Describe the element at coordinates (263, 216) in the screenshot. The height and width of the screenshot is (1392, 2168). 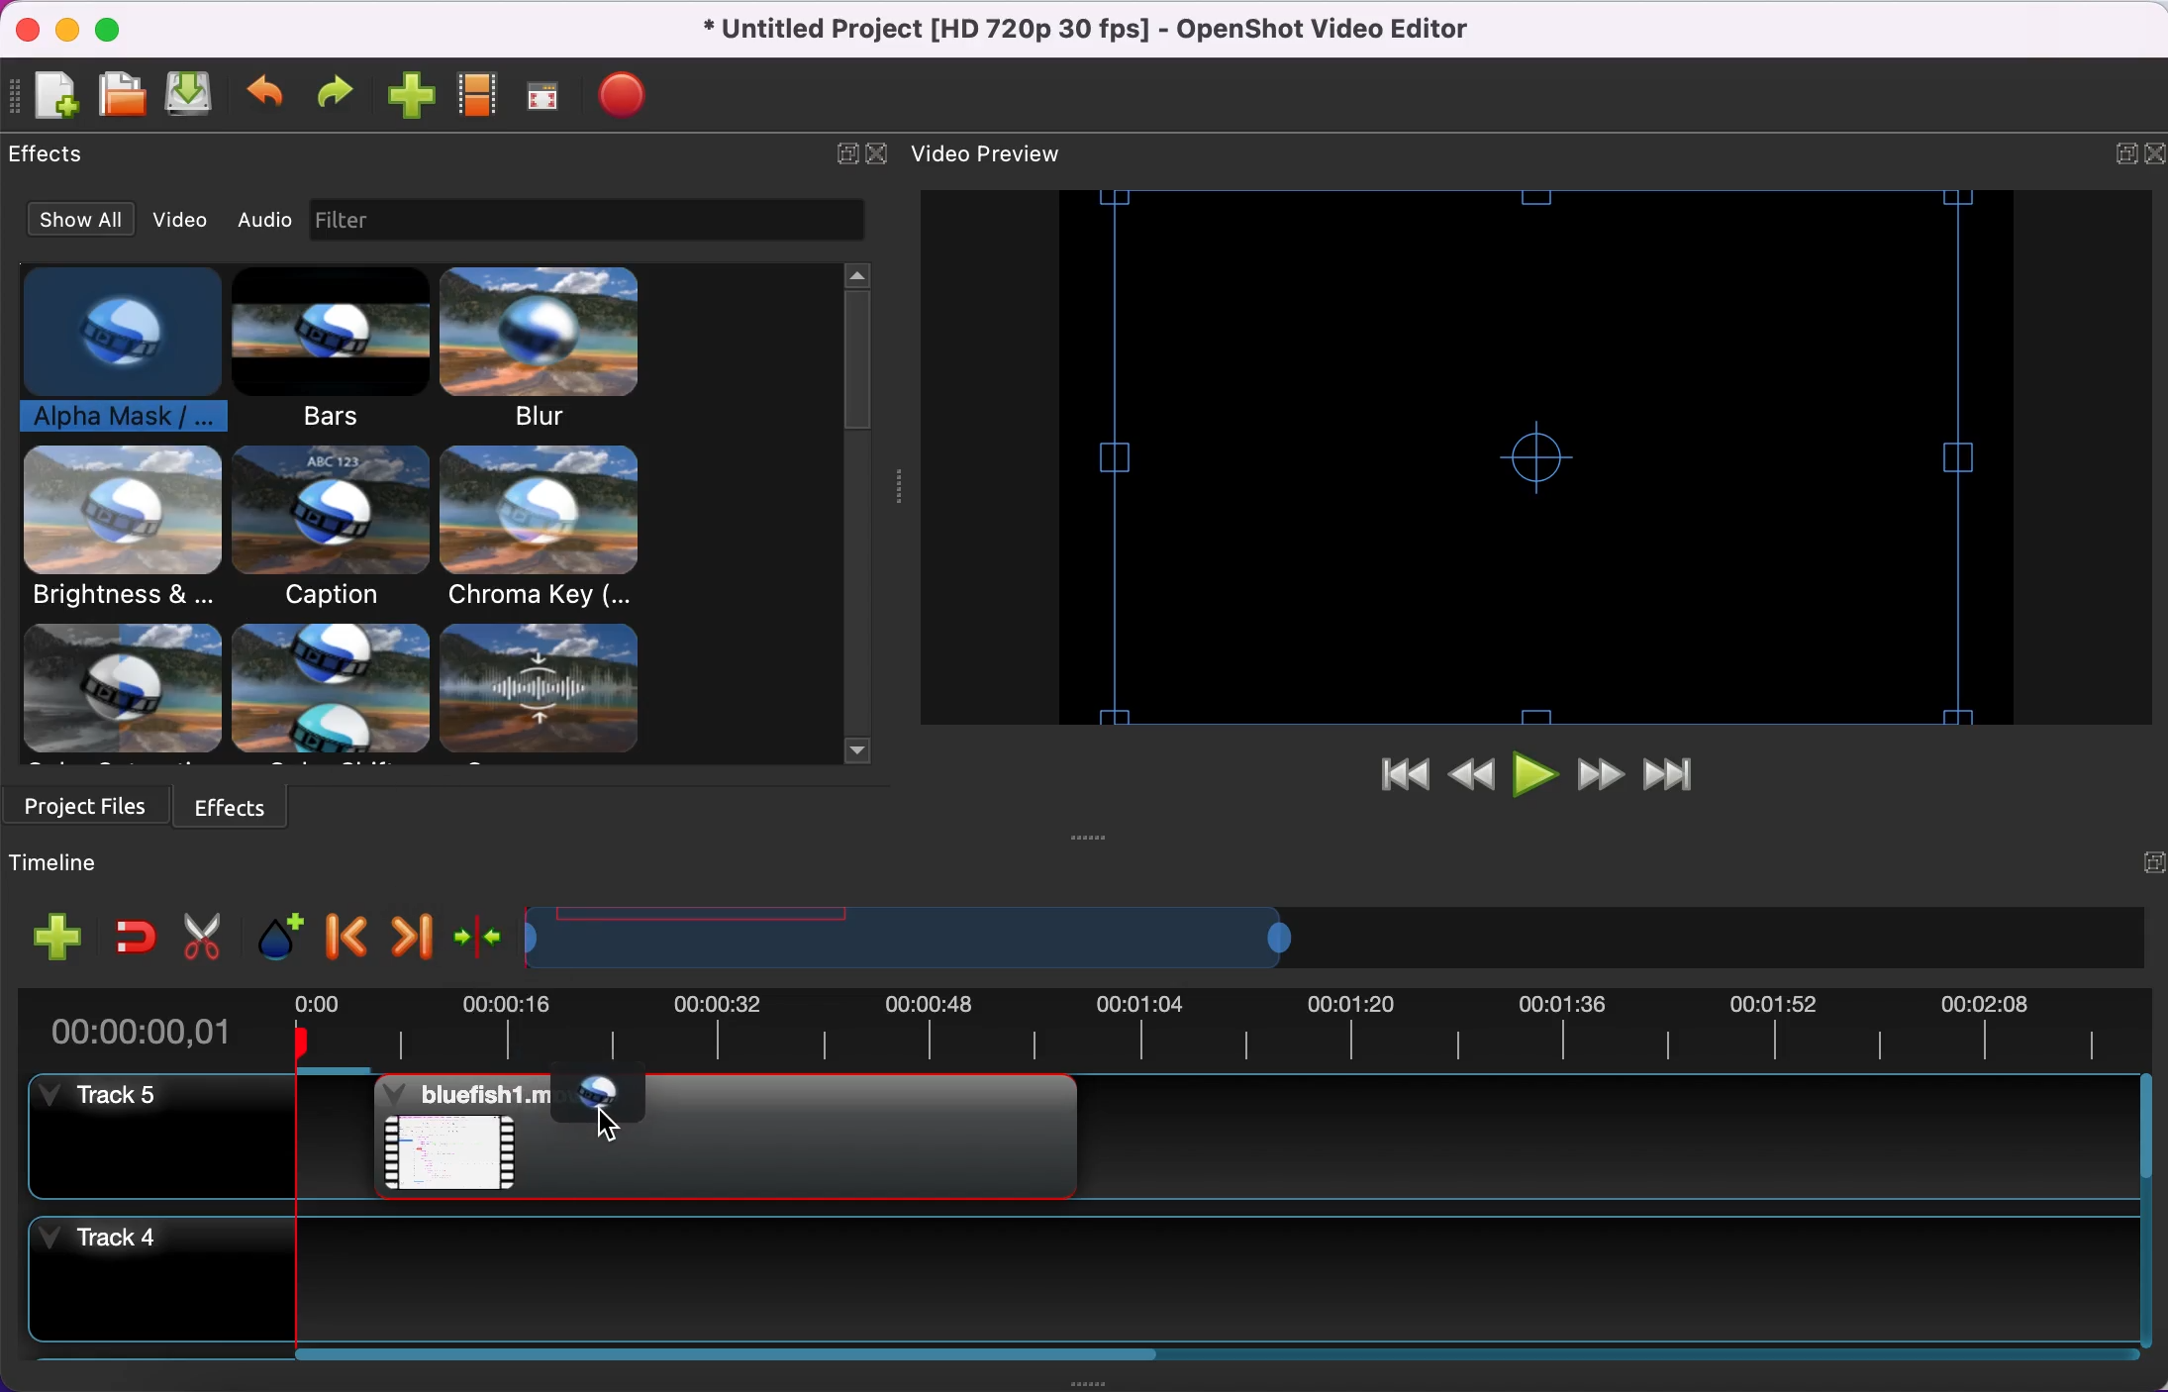
I see `audio` at that location.